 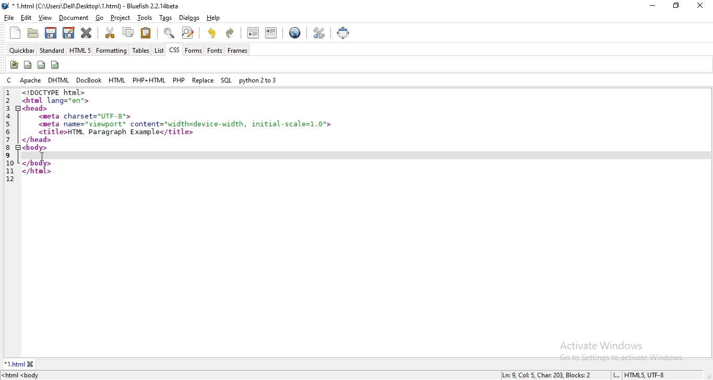 What do you see at coordinates (36, 108) in the screenshot?
I see `<head>` at bounding box center [36, 108].